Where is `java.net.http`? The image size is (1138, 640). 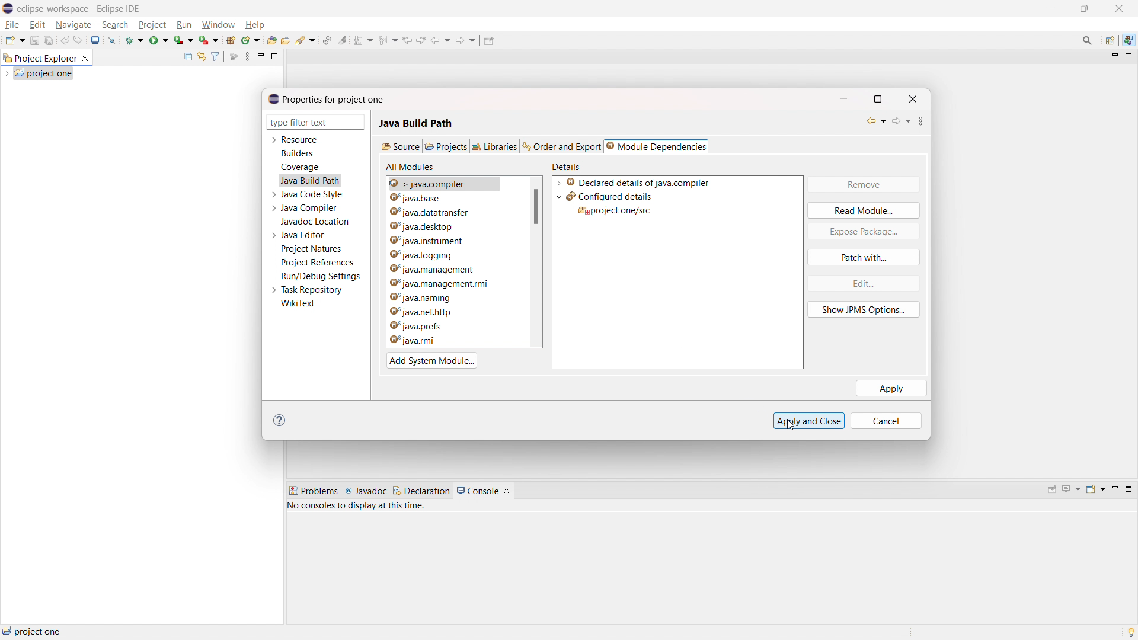
java.net.http is located at coordinates (442, 313).